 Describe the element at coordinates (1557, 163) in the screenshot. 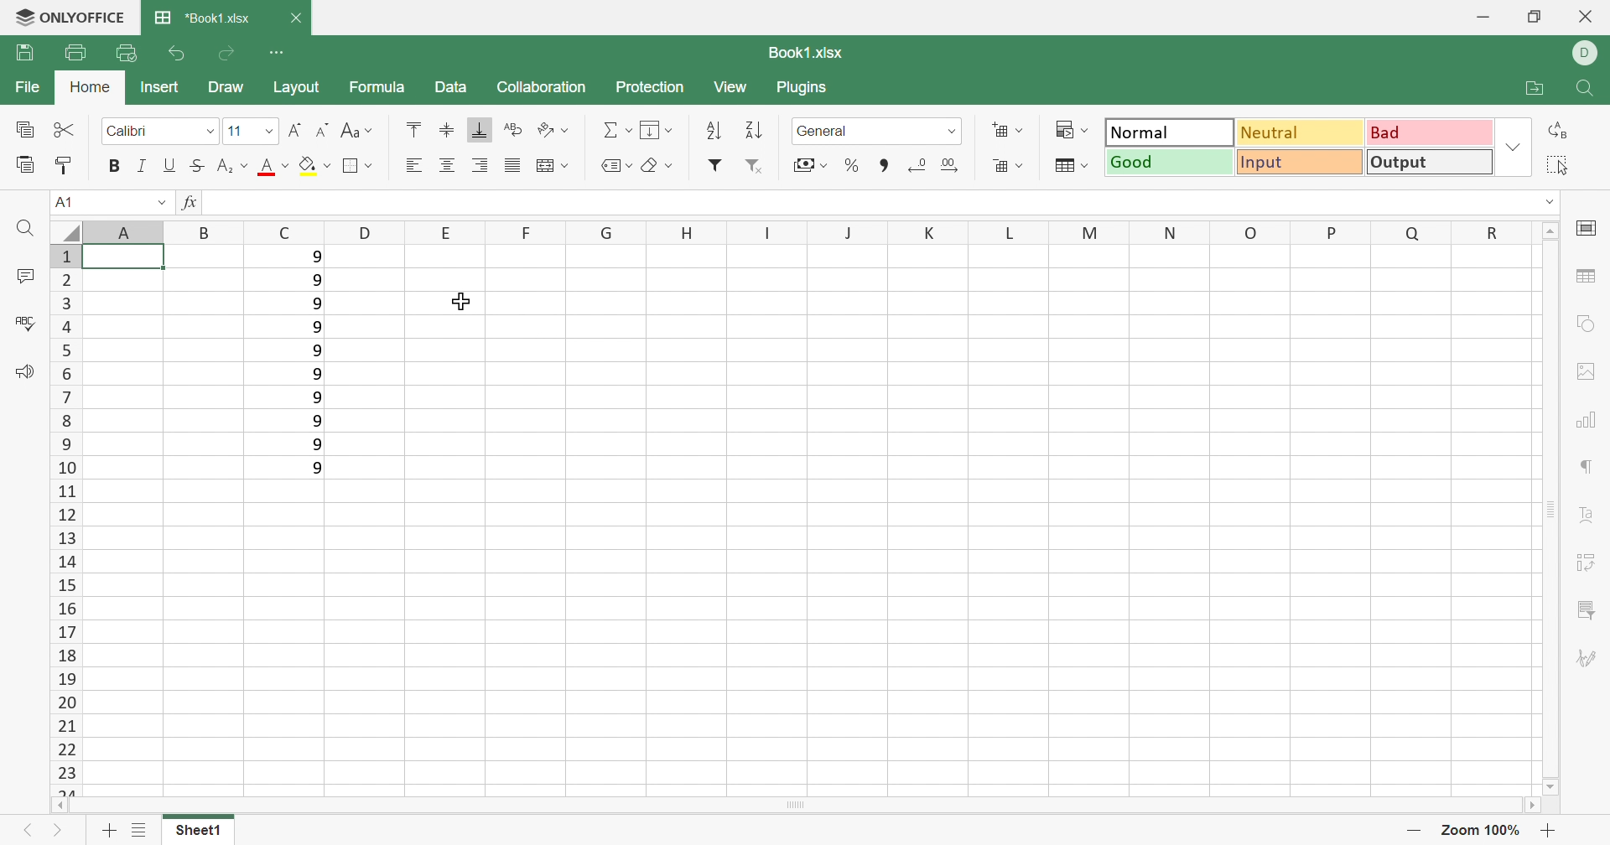

I see `Select all` at that location.